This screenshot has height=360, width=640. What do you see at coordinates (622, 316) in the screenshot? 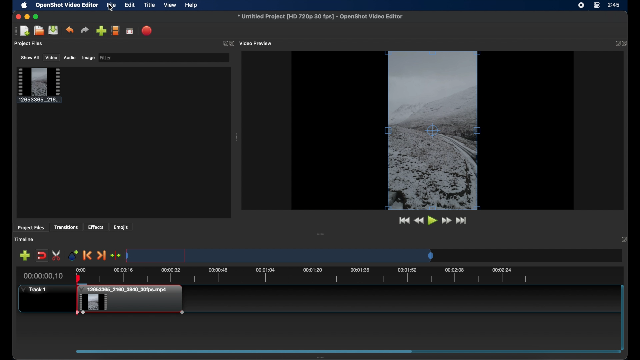
I see `scroll bar` at bounding box center [622, 316].